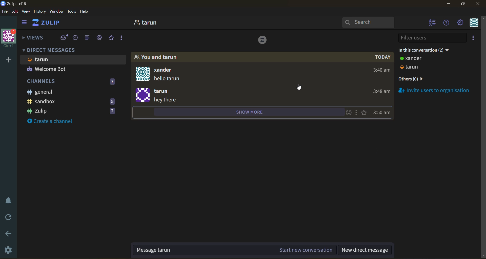 The width and height of the screenshot is (486, 259). I want to click on invite users to organisation, so click(435, 90).